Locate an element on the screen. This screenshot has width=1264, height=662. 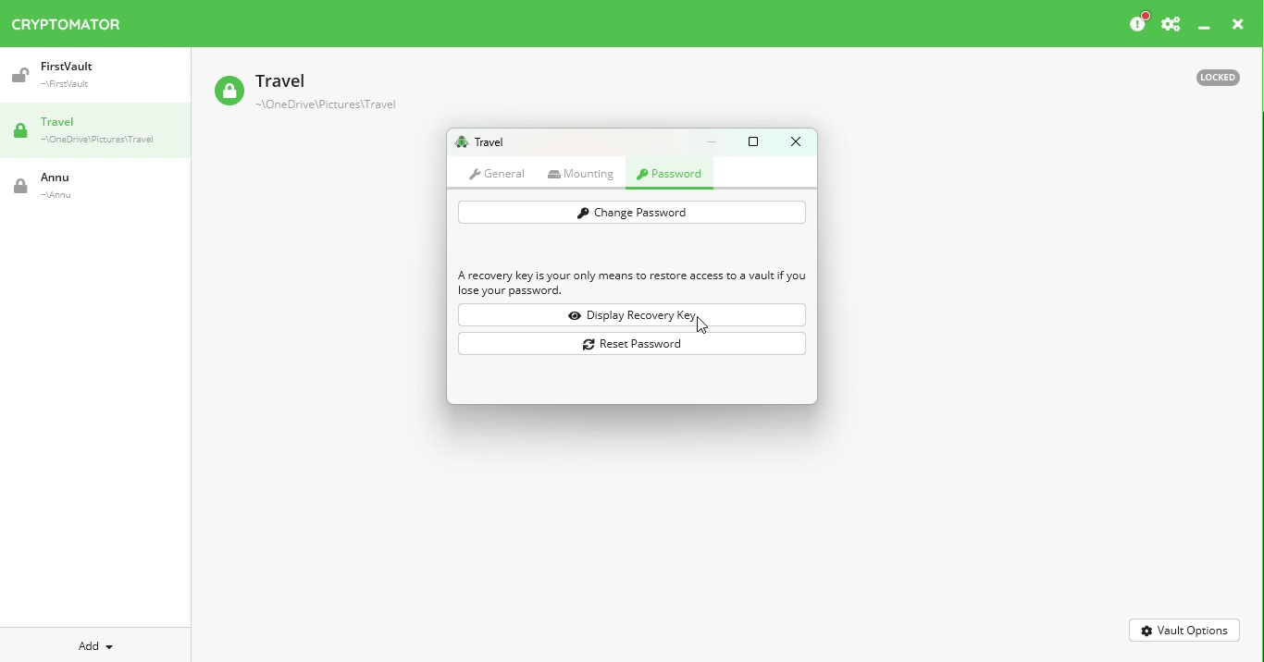
Change password is located at coordinates (631, 213).